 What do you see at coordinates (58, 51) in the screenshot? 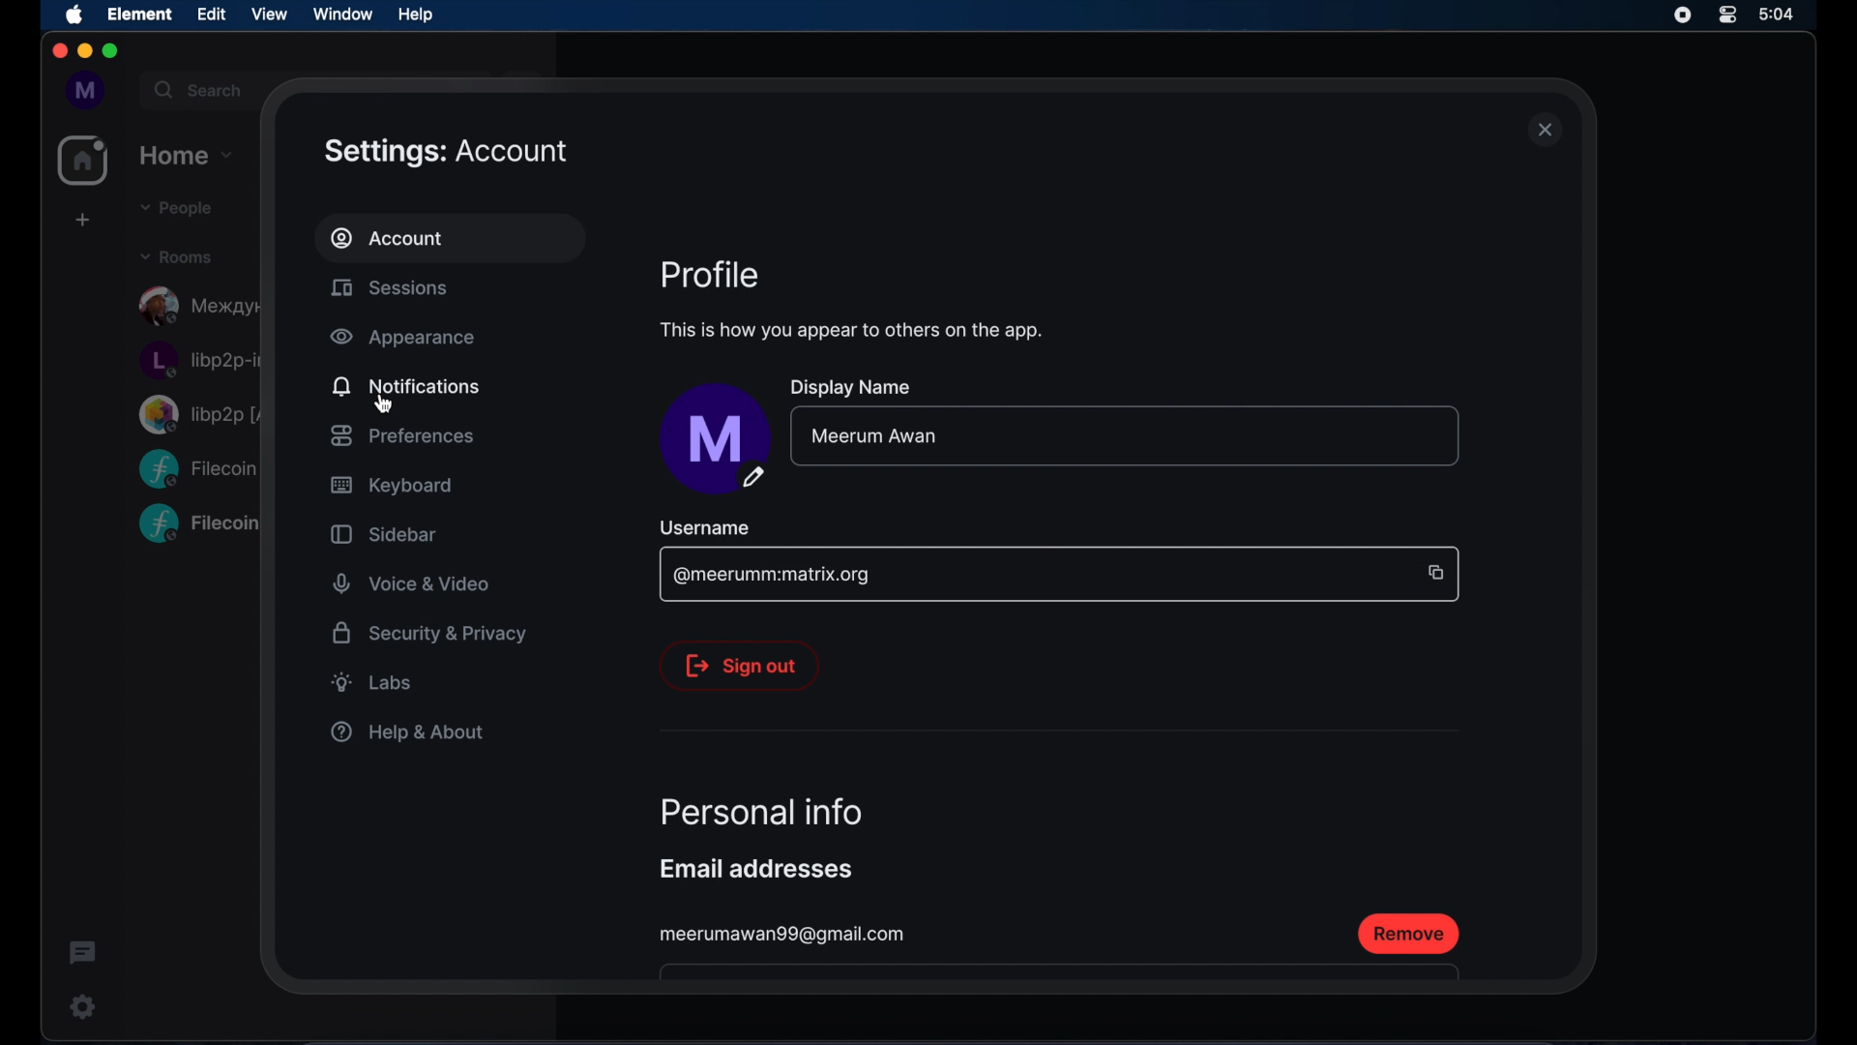
I see `close` at bounding box center [58, 51].